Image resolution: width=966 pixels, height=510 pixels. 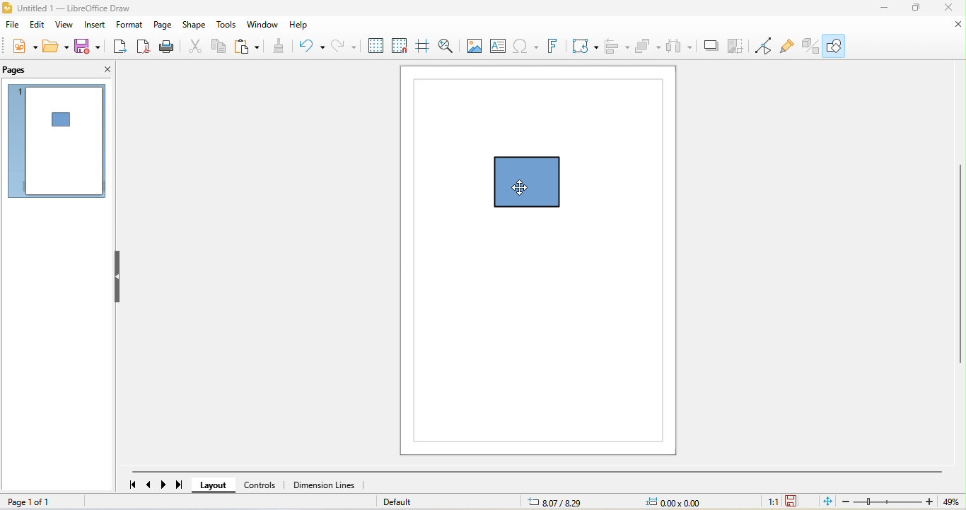 I want to click on show gluepoint function, so click(x=788, y=46).